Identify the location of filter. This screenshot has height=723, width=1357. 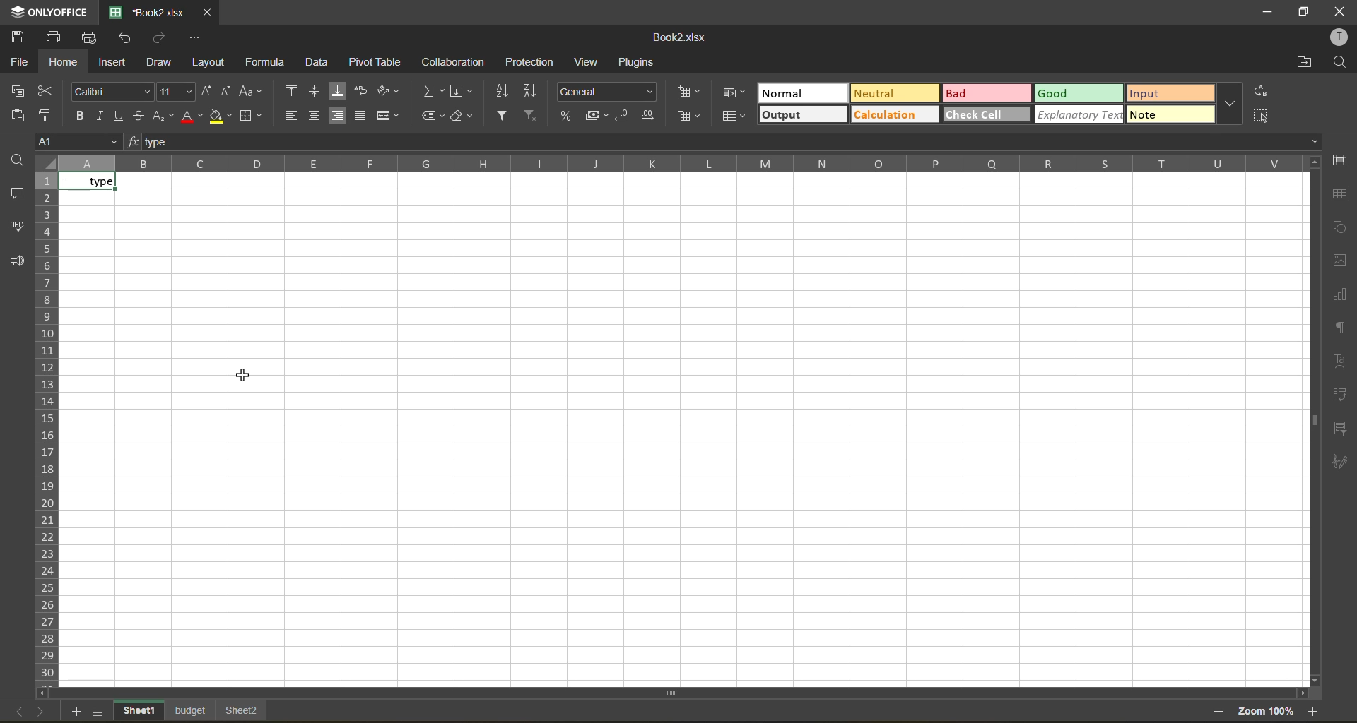
(504, 116).